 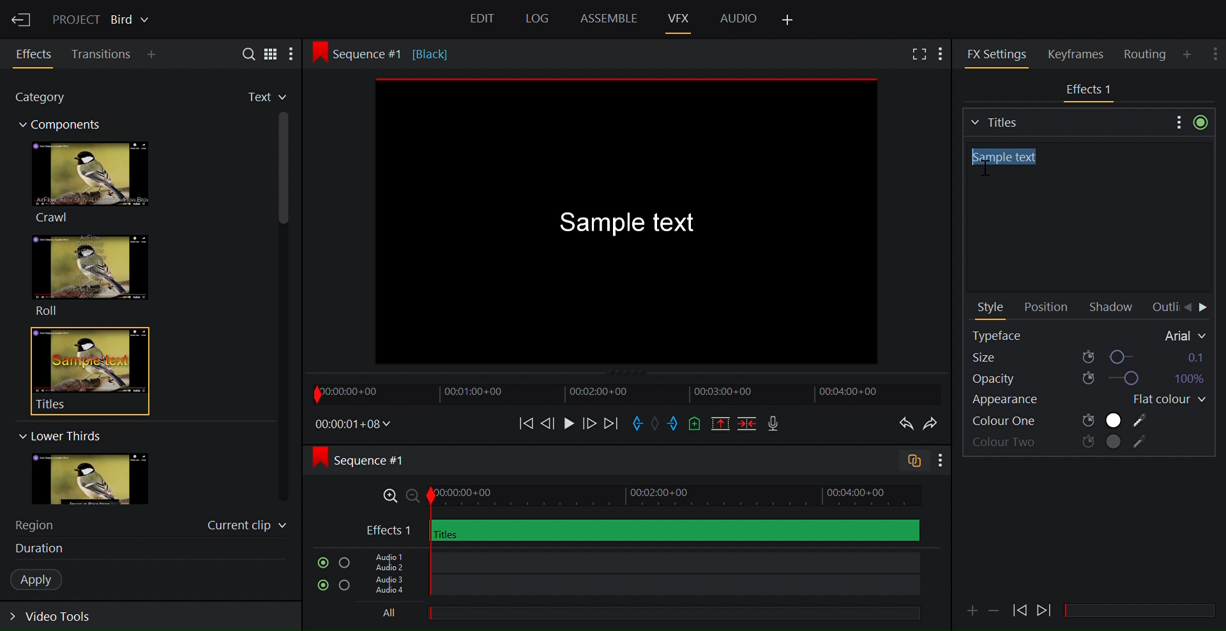 I want to click on More, so click(x=296, y=54).